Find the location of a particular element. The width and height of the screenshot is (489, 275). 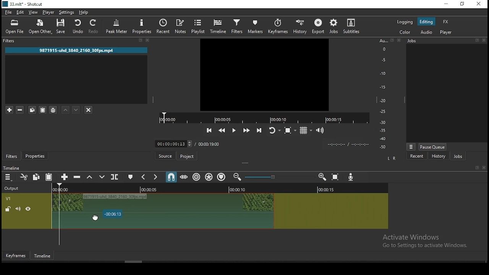

remove selected filters is located at coordinates (21, 109).